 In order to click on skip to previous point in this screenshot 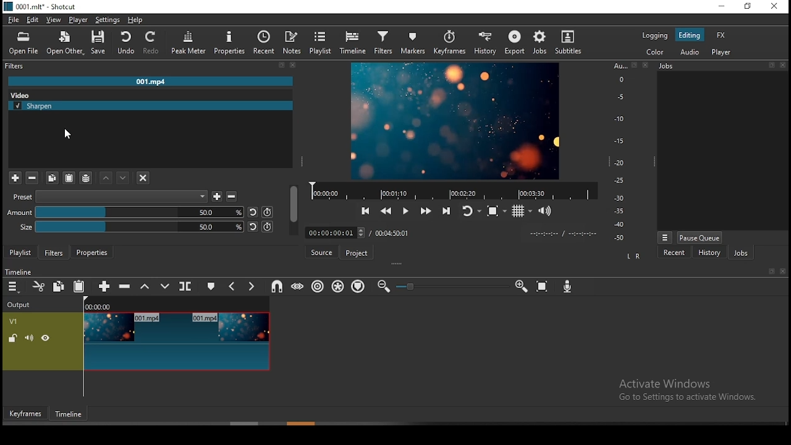, I will do `click(366, 209)`.